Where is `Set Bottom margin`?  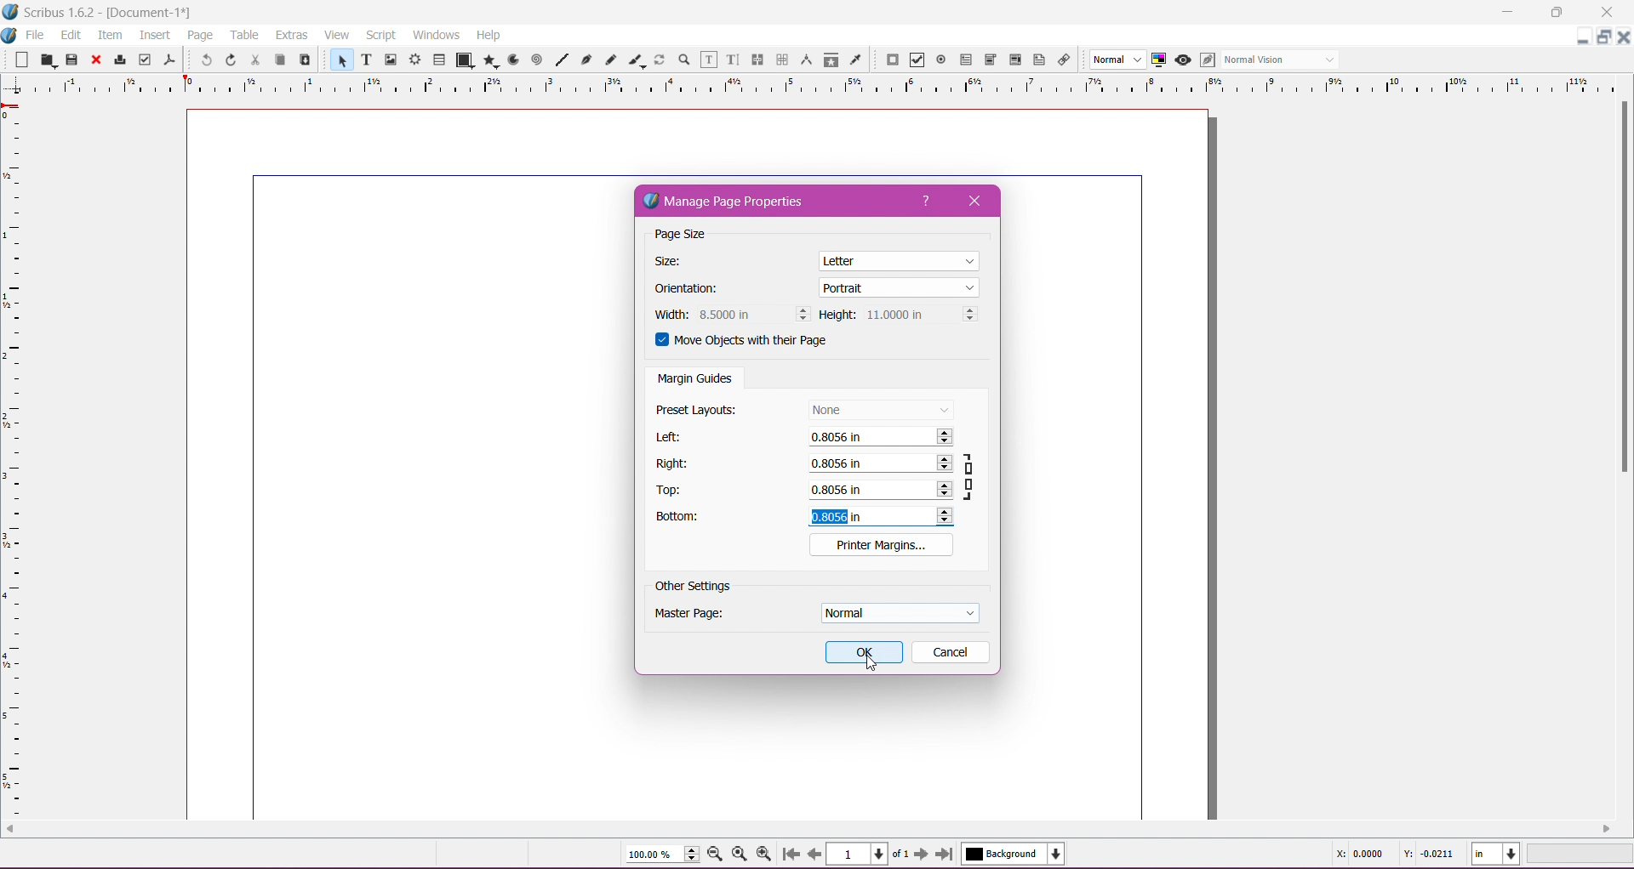
Set Bottom margin is located at coordinates (880, 517).